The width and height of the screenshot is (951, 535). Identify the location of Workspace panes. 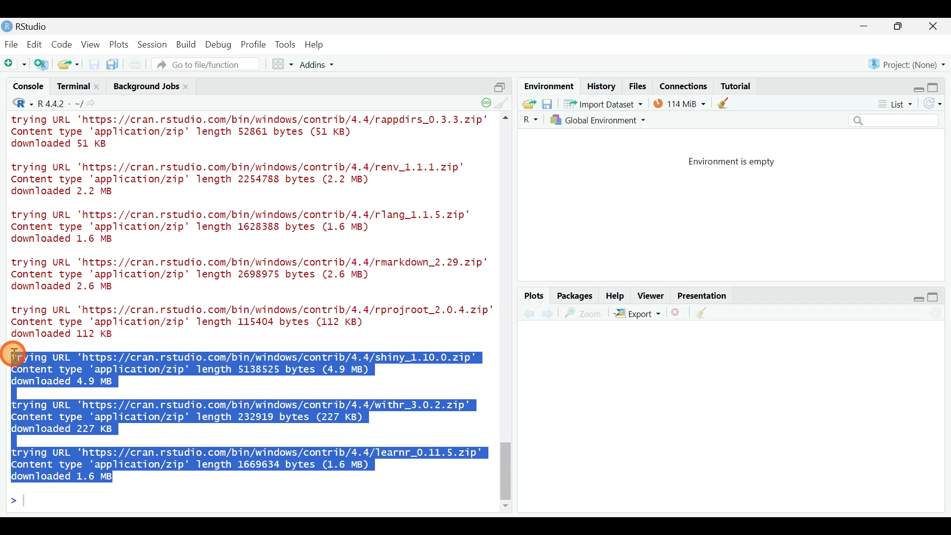
(283, 64).